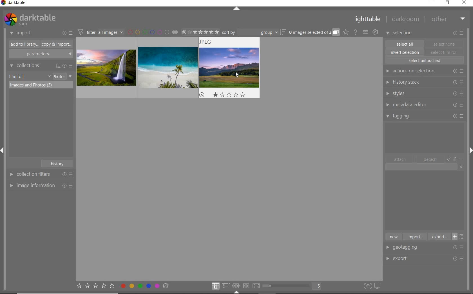 Image resolution: width=473 pixels, height=294 pixels. What do you see at coordinates (237, 74) in the screenshot?
I see `cursor` at bounding box center [237, 74].